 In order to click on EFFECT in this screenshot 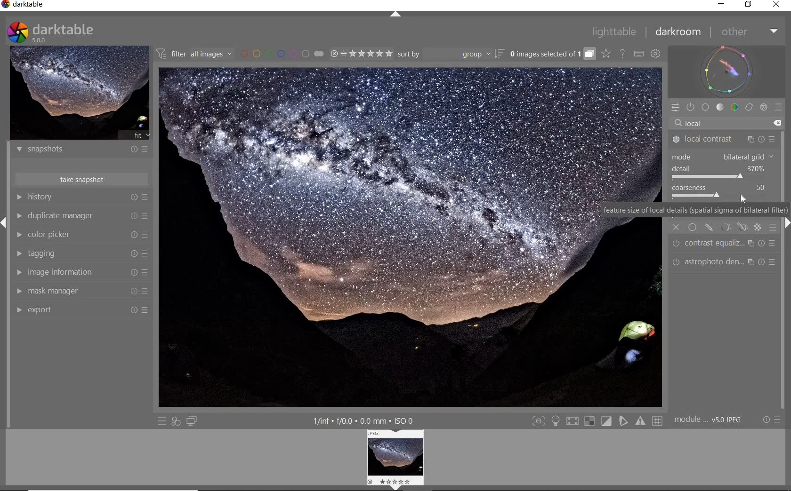, I will do `click(763, 107)`.